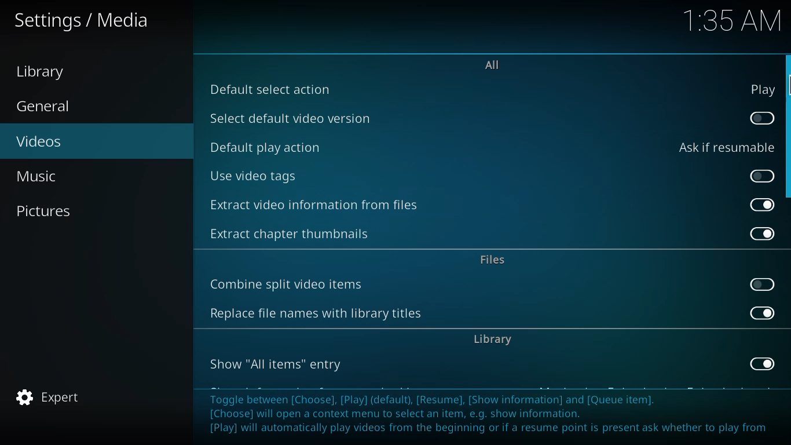 This screenshot has height=445, width=791. I want to click on enabled, so click(762, 363).